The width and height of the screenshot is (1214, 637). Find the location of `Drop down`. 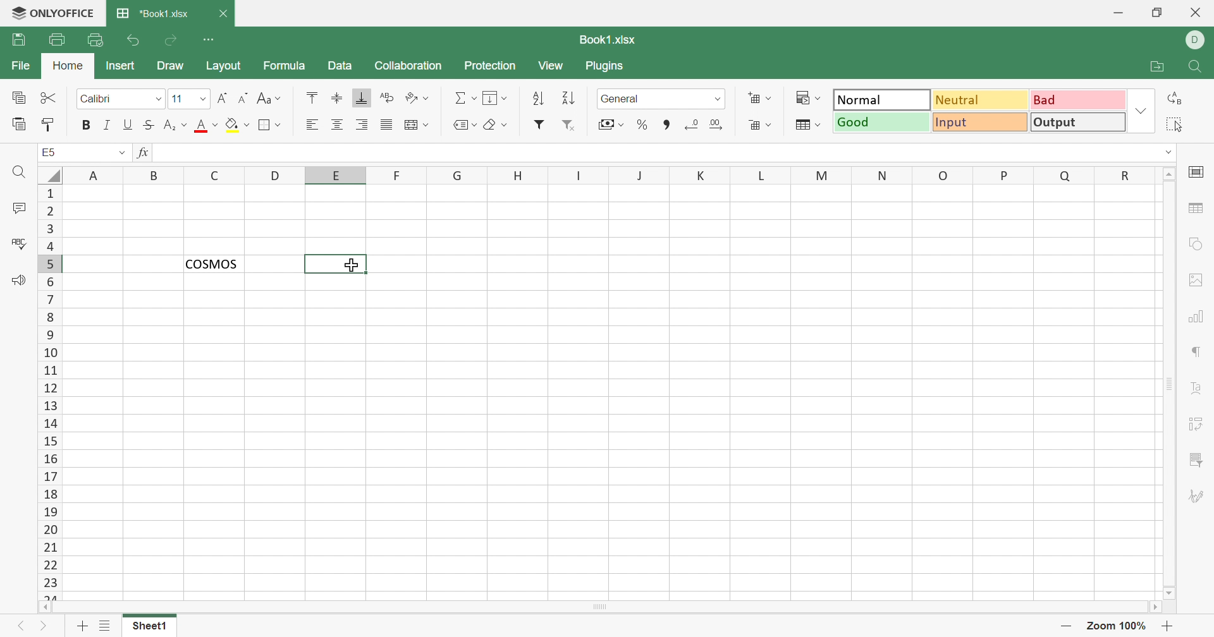

Drop down is located at coordinates (1141, 111).